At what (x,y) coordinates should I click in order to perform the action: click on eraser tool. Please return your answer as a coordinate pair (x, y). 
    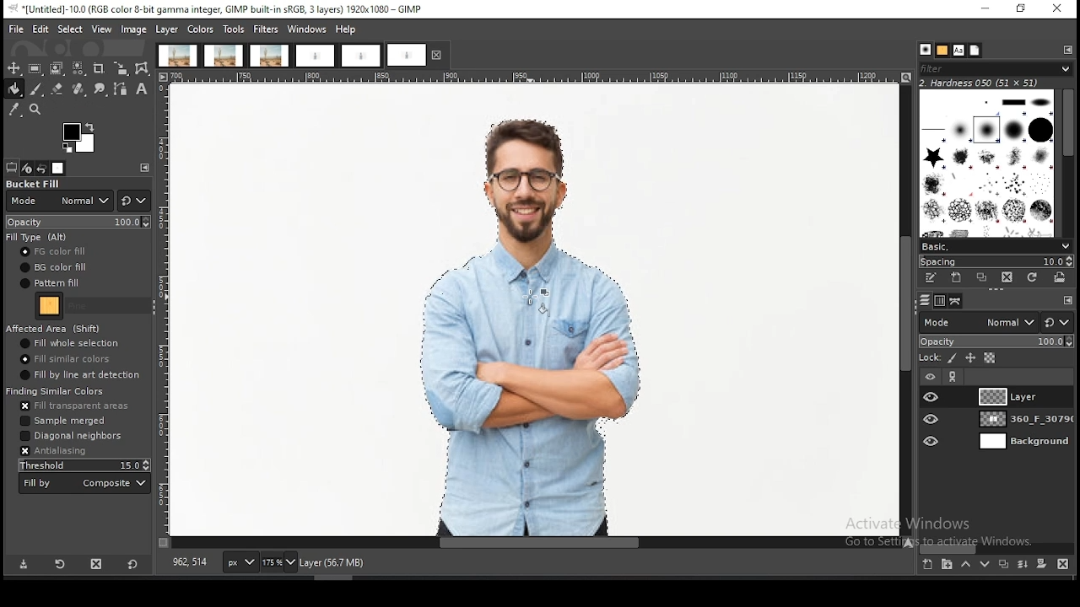
    Looking at the image, I should click on (57, 89).